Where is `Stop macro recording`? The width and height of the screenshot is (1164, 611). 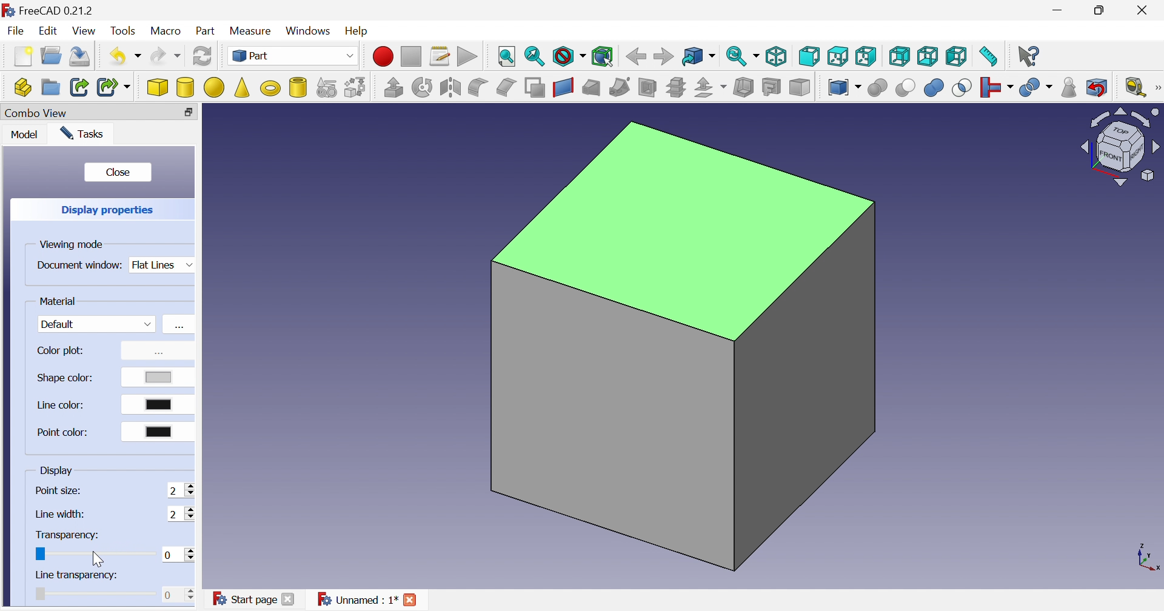
Stop macro recording is located at coordinates (413, 57).